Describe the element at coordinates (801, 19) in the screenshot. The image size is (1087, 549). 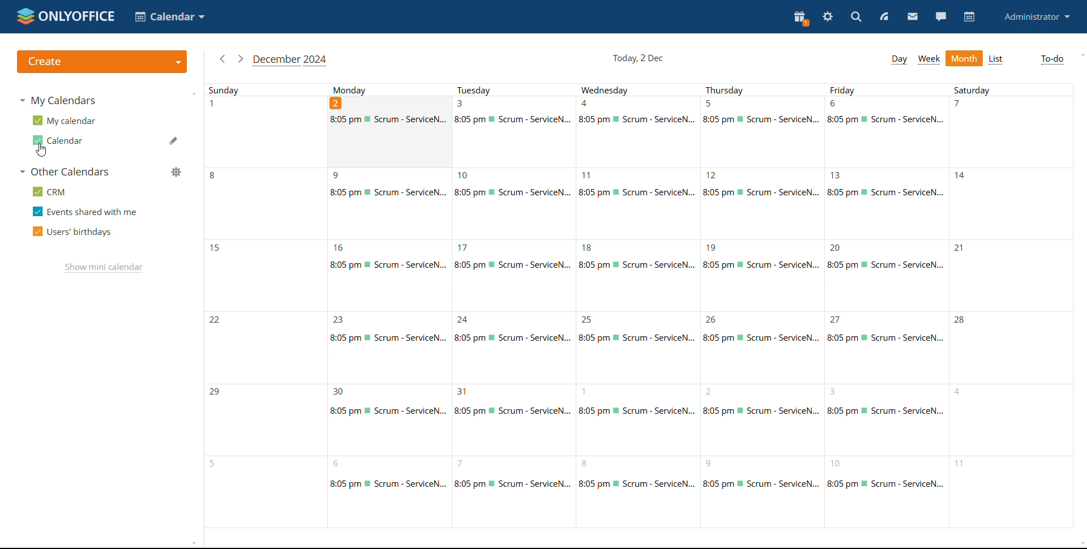
I see `present` at that location.